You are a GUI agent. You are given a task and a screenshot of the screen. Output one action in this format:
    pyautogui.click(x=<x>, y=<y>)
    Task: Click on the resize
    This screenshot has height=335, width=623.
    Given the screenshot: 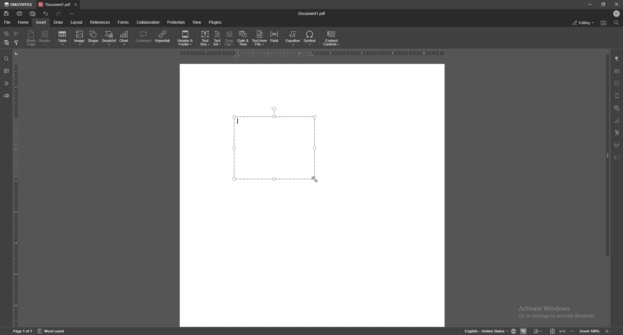 What is the action you would take?
    pyautogui.click(x=603, y=5)
    